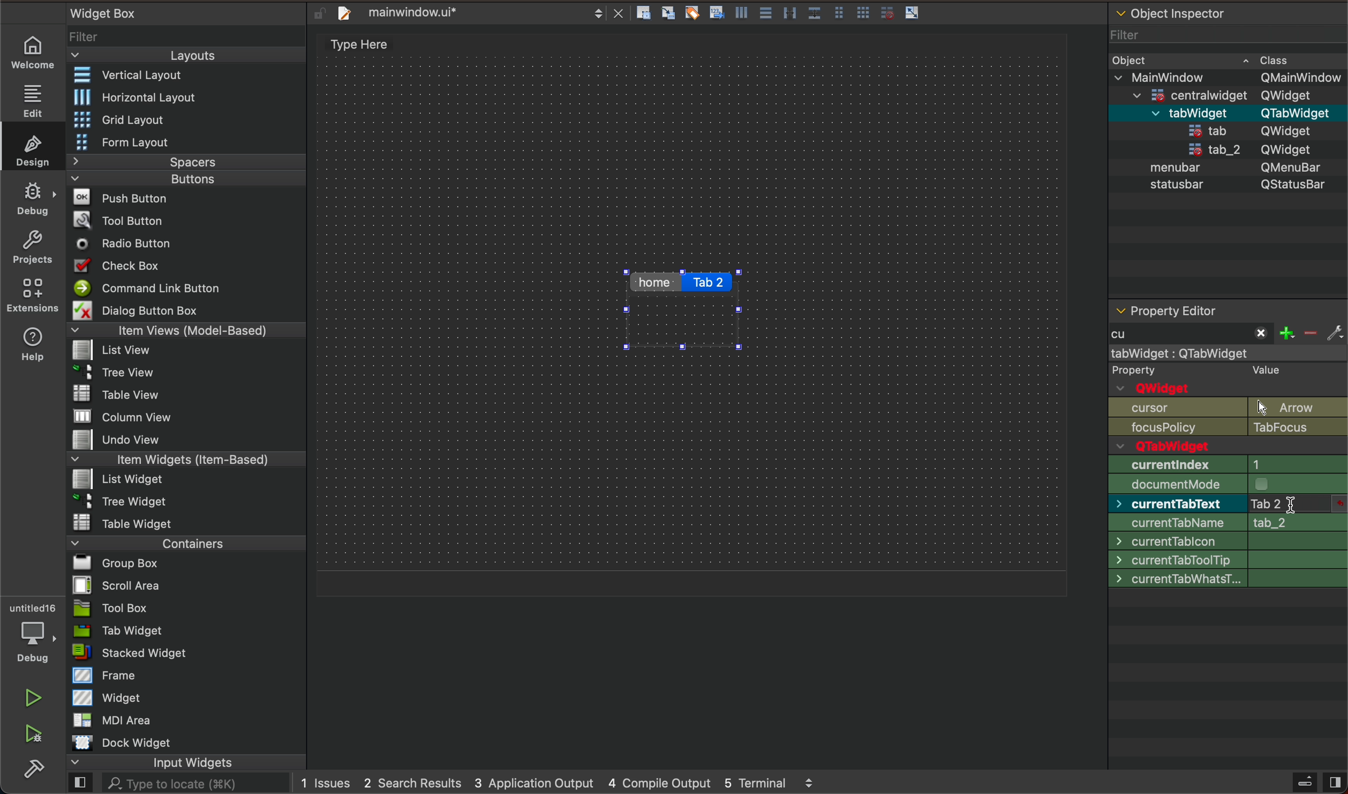  What do you see at coordinates (187, 331) in the screenshot?
I see `Item Views (Model-Based)` at bounding box center [187, 331].